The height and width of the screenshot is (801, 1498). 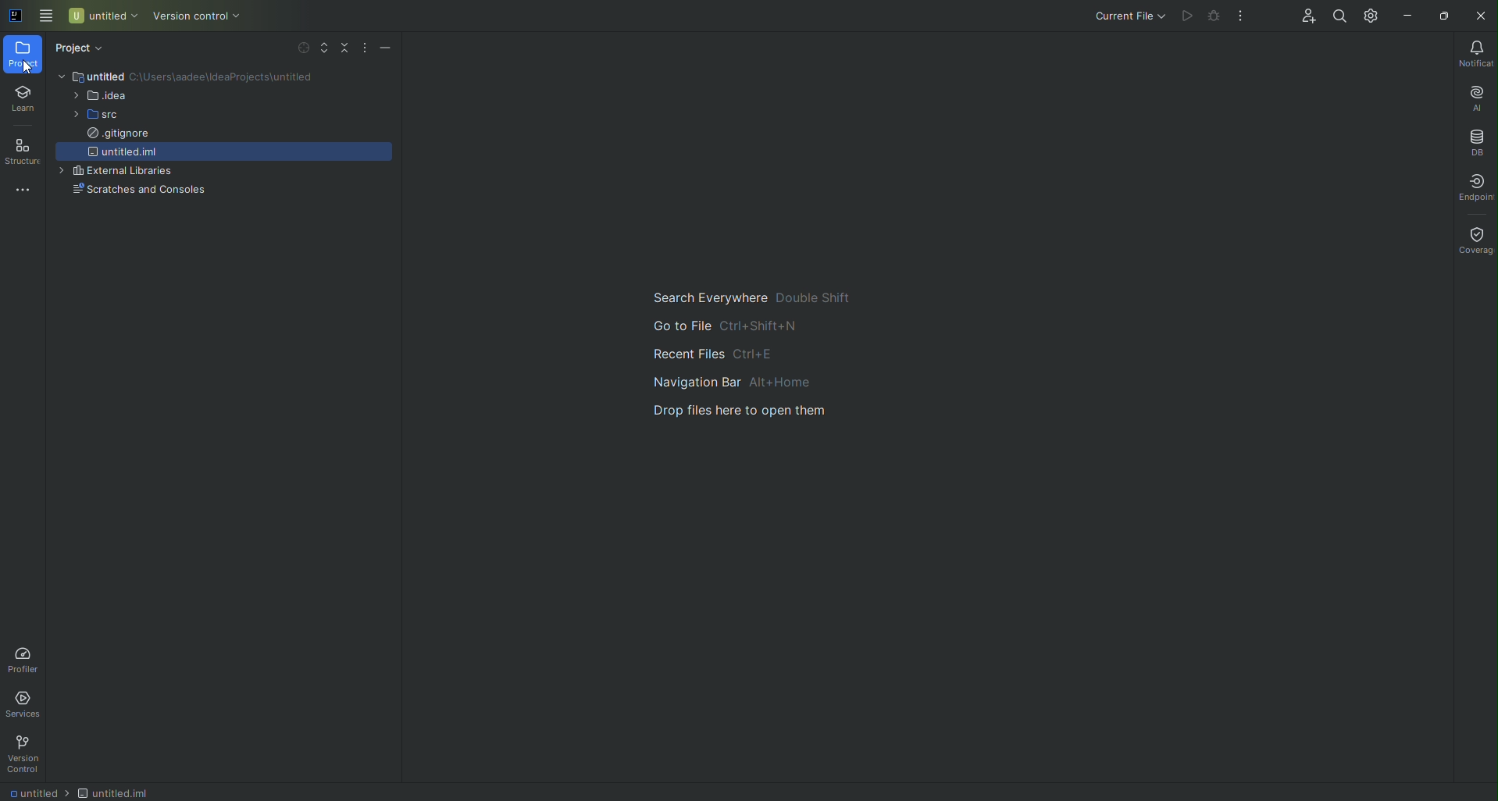 What do you see at coordinates (38, 791) in the screenshot?
I see `Untitled` at bounding box center [38, 791].